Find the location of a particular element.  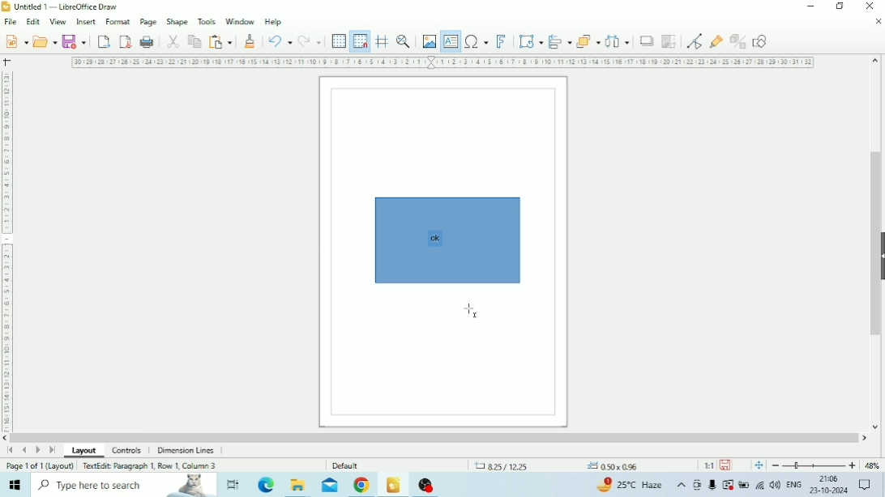

Type here to search is located at coordinates (123, 486).